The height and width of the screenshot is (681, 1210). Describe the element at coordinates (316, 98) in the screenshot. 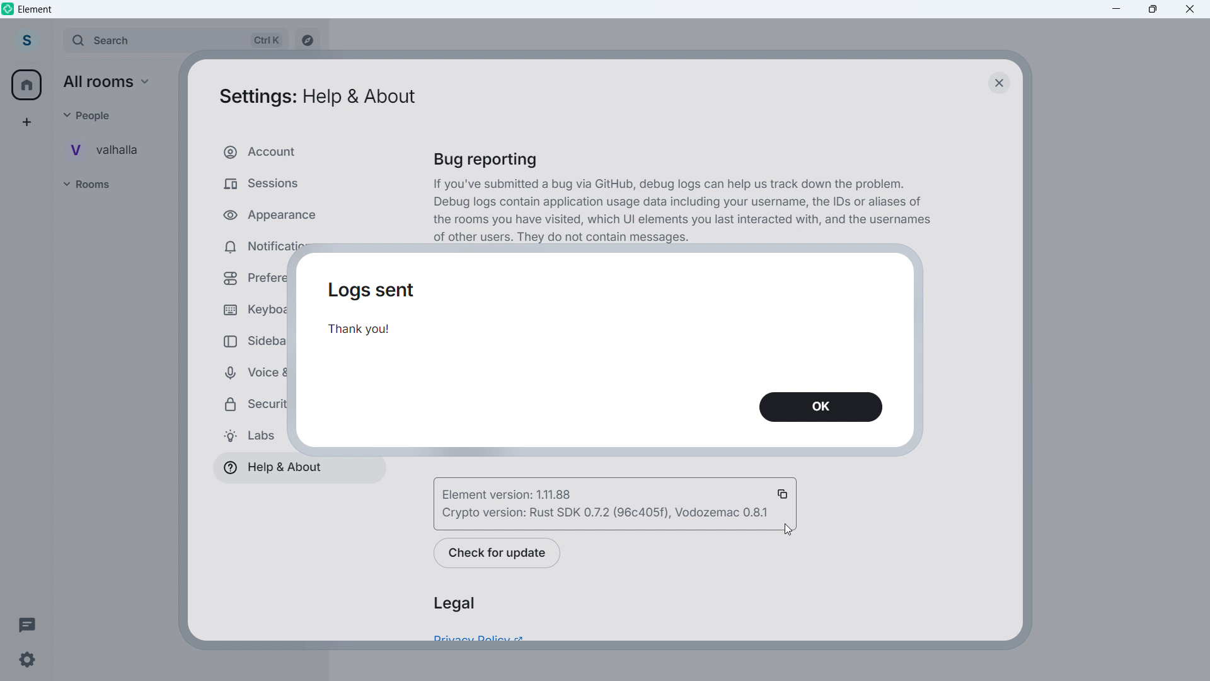

I see `Settings: help and above` at that location.